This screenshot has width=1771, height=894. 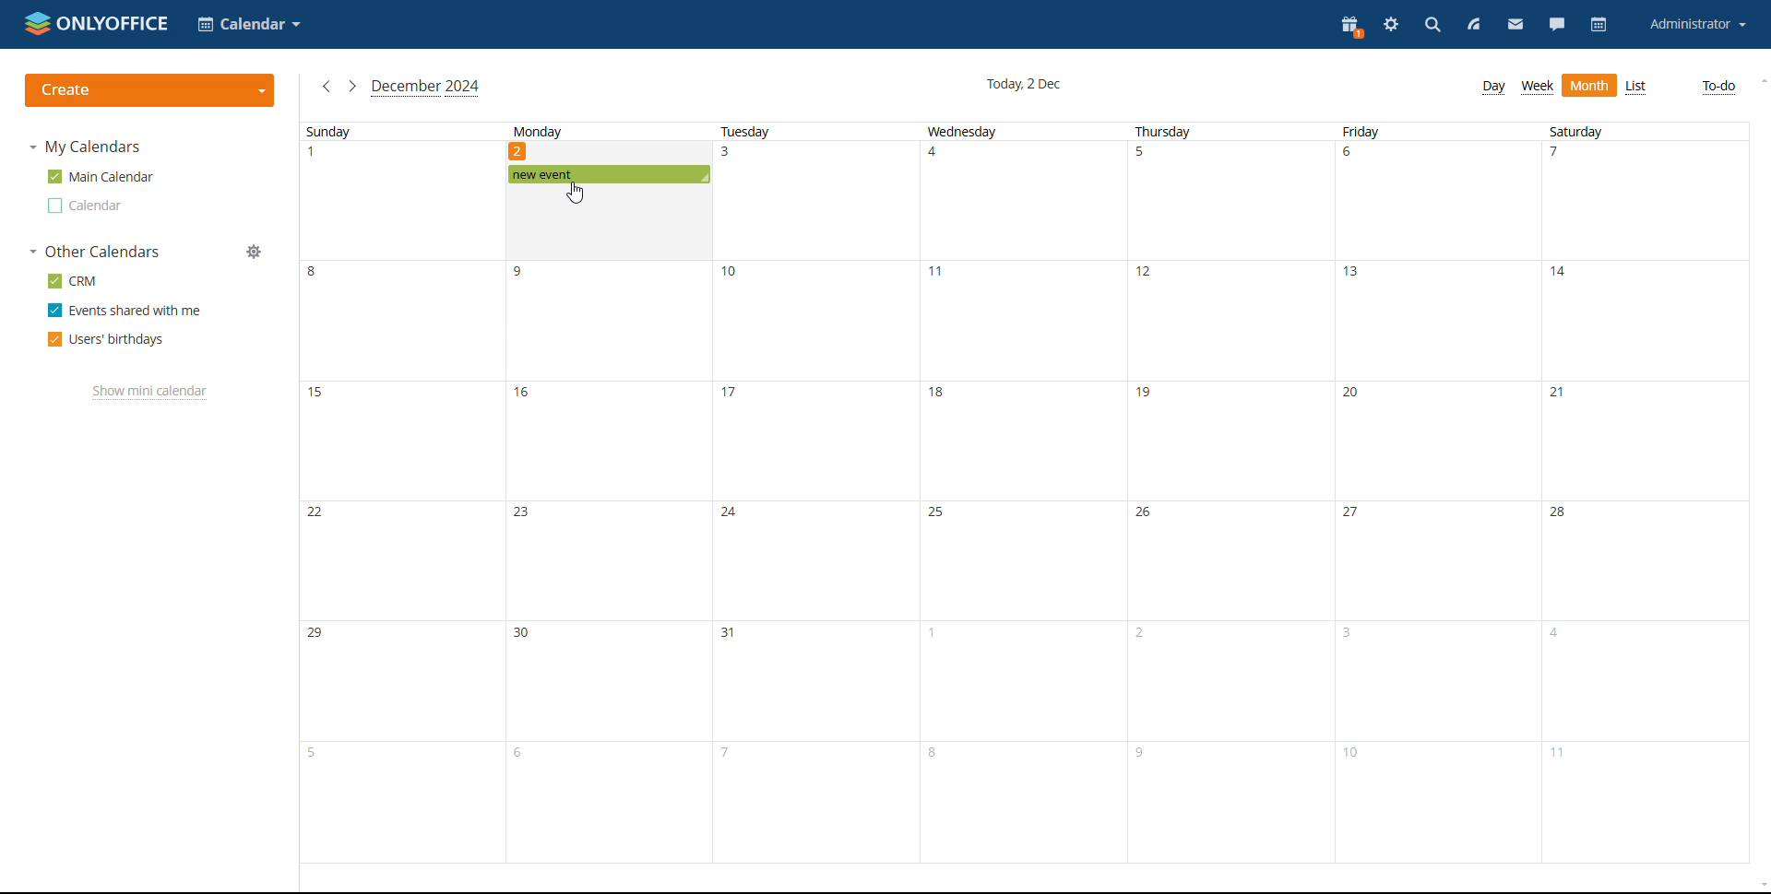 I want to click on tuesday, so click(x=815, y=491).